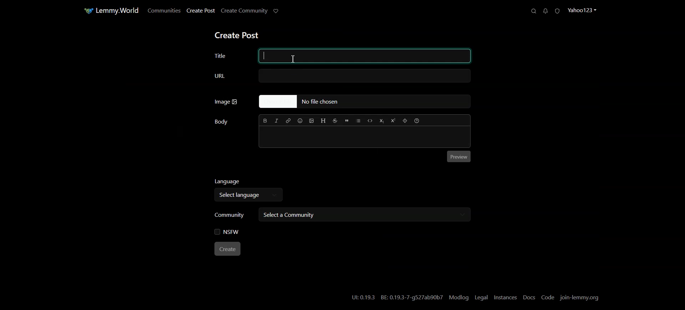 The image size is (685, 310). What do you see at coordinates (226, 102) in the screenshot?
I see `Image` at bounding box center [226, 102].